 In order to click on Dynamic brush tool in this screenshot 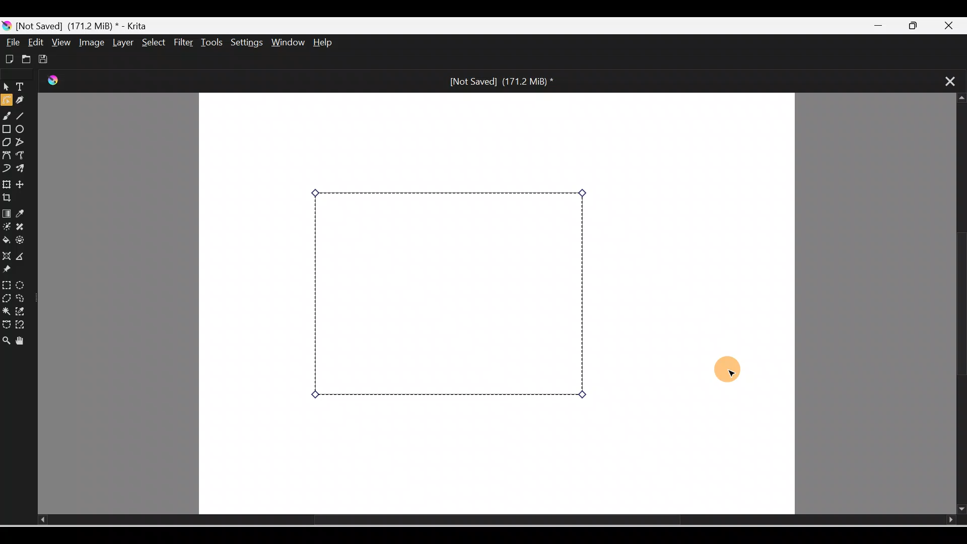, I will do `click(6, 167)`.